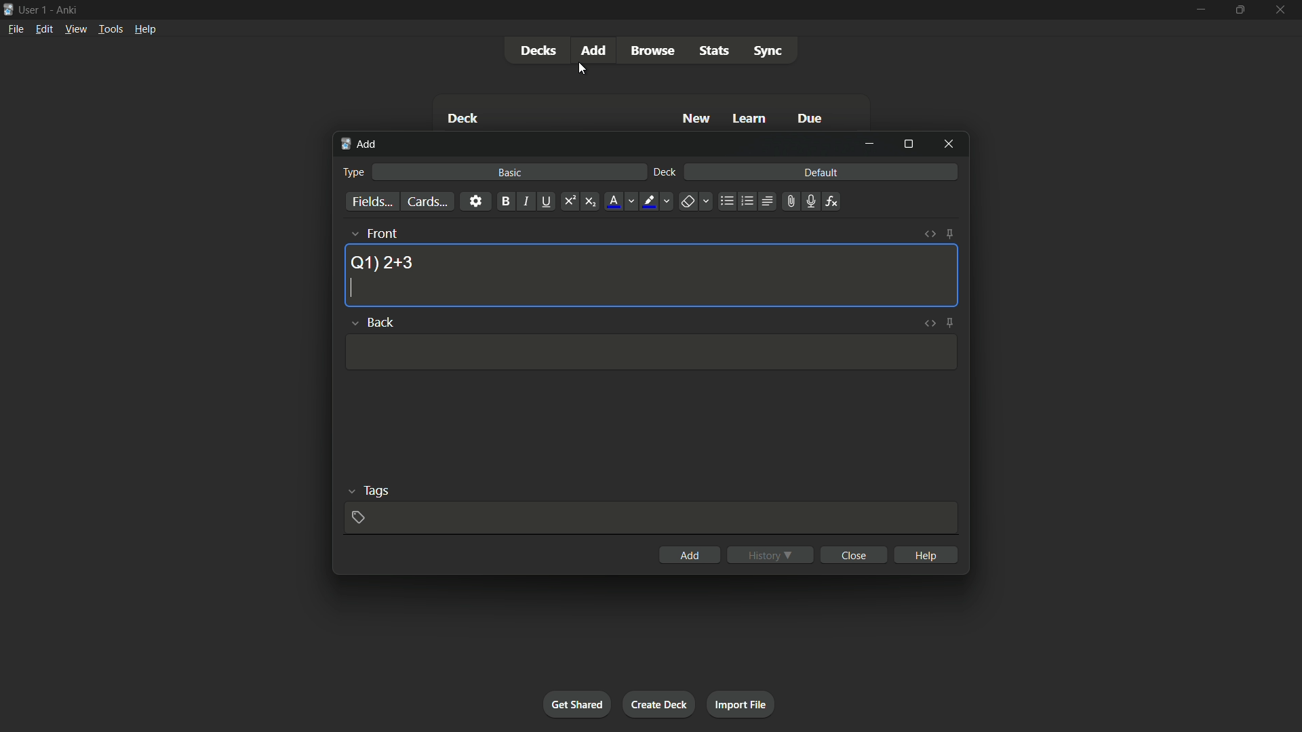 The height and width of the screenshot is (732, 1302). I want to click on question, so click(382, 262).